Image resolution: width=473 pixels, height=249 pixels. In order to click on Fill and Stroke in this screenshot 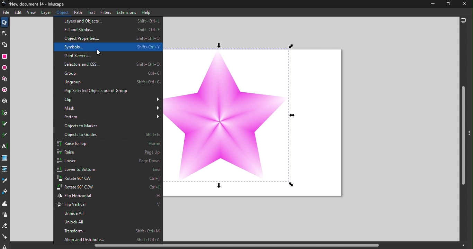, I will do `click(108, 30)`.